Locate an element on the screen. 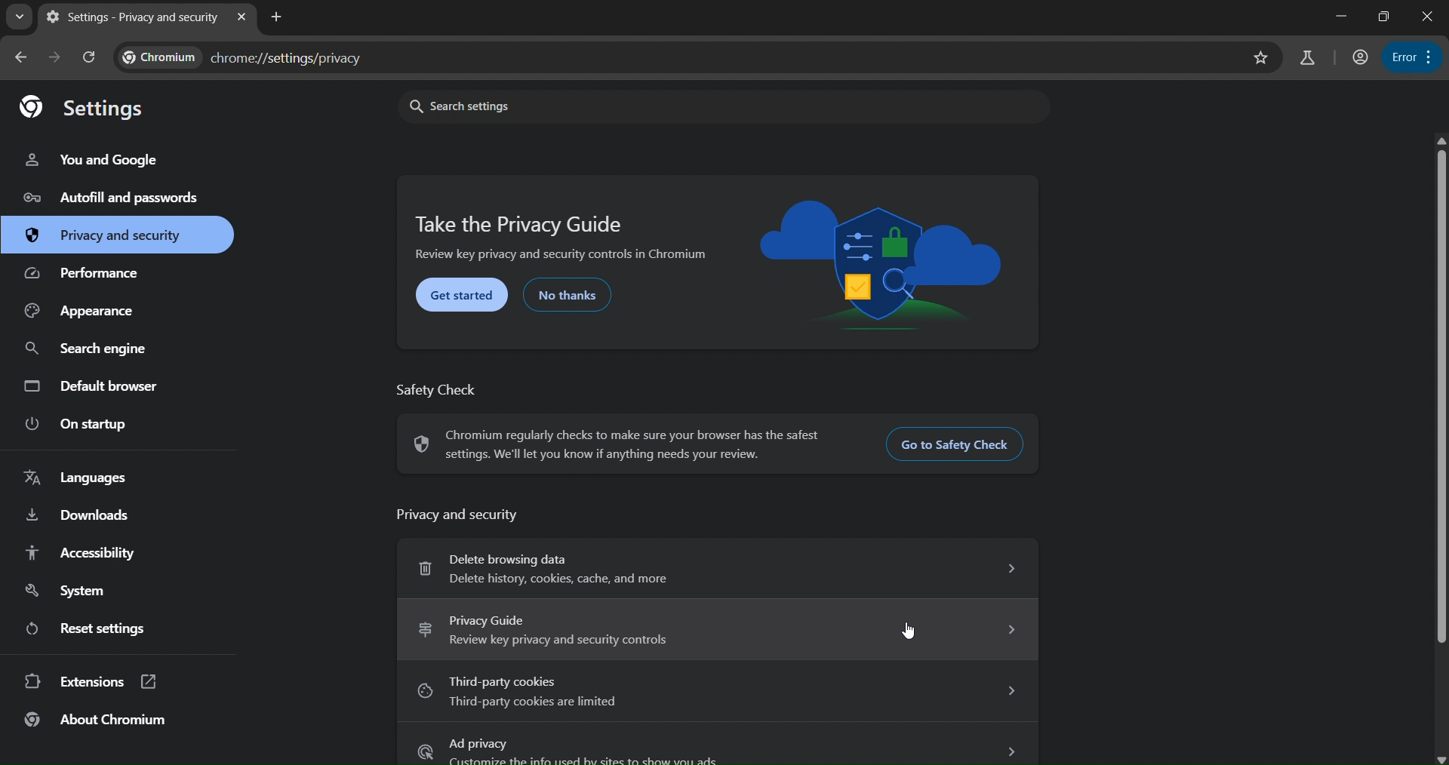  Delete browsing data Delete history, cookies, cache, and more is located at coordinates (714, 566).